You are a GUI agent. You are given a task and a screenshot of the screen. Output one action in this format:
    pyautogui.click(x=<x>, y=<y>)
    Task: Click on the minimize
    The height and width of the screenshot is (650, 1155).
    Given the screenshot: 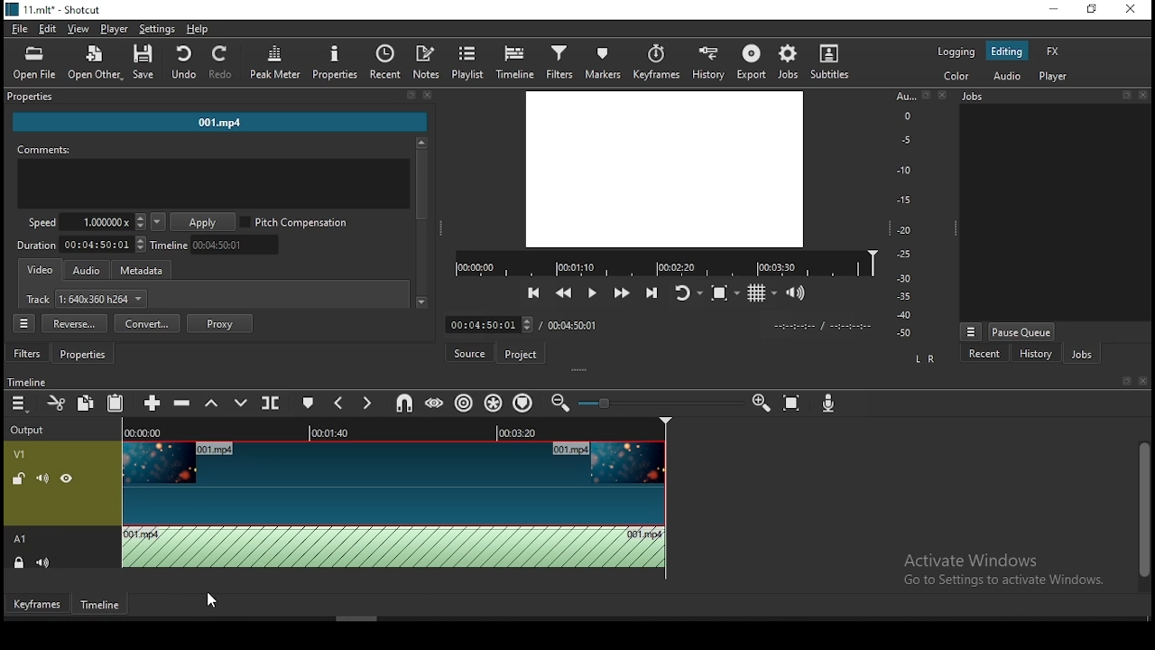 What is the action you would take?
    pyautogui.click(x=1052, y=10)
    